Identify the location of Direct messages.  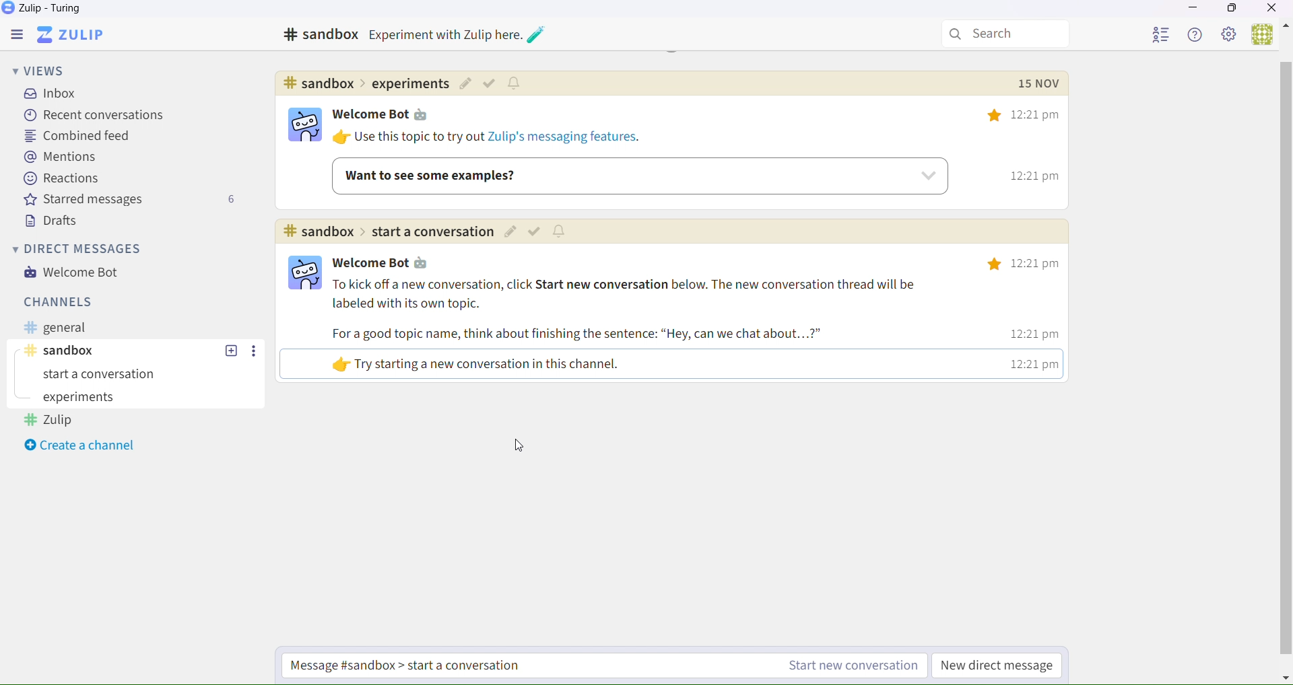
(79, 250).